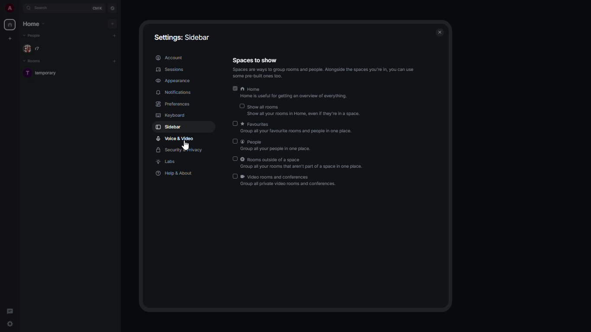  What do you see at coordinates (277, 146) in the screenshot?
I see `people` at bounding box center [277, 146].